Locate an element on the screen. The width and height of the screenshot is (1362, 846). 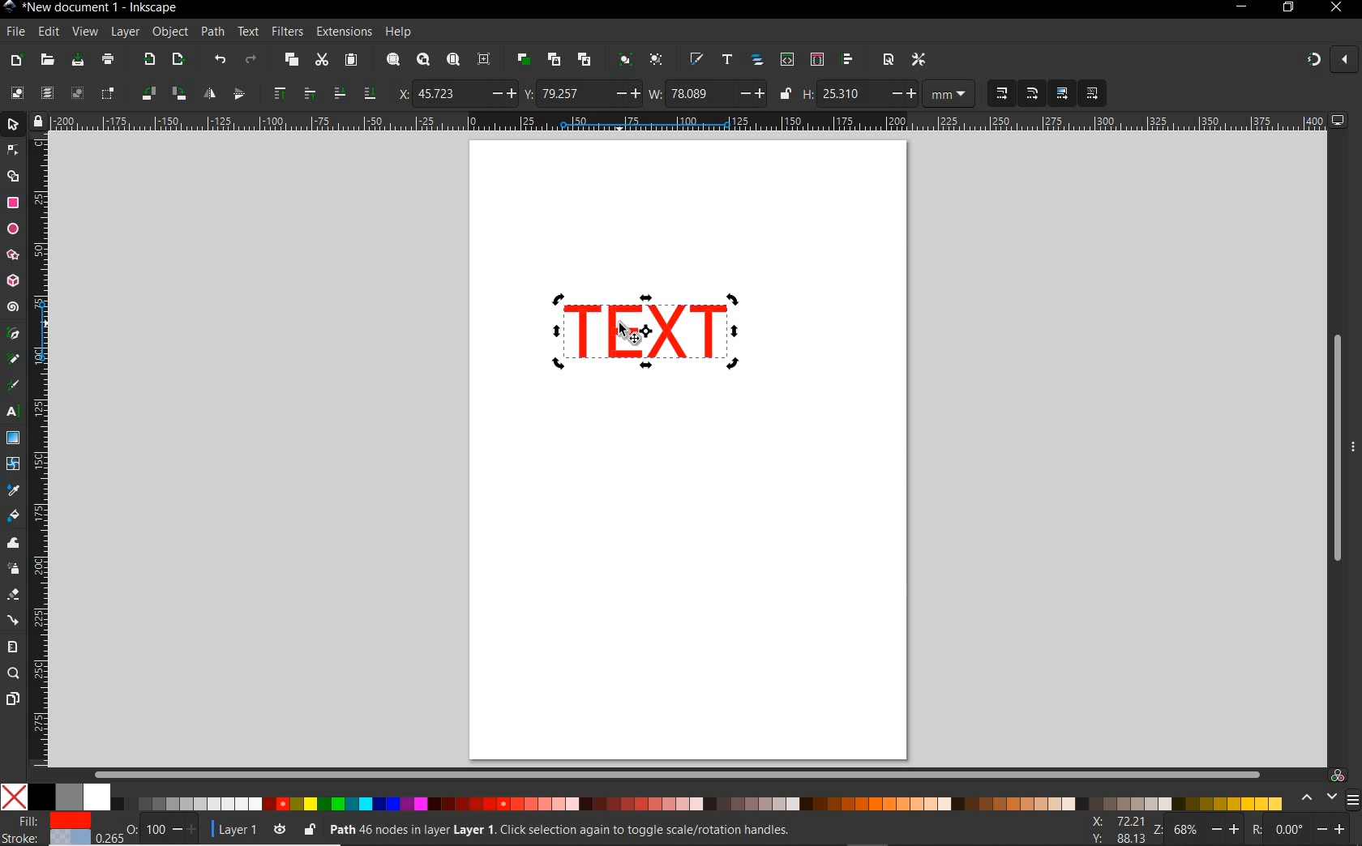
MEASURE TOOL is located at coordinates (11, 647).